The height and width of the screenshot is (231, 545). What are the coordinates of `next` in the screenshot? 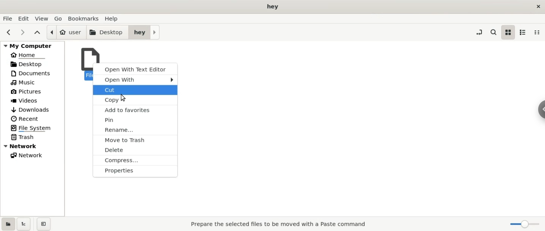 It's located at (22, 33).